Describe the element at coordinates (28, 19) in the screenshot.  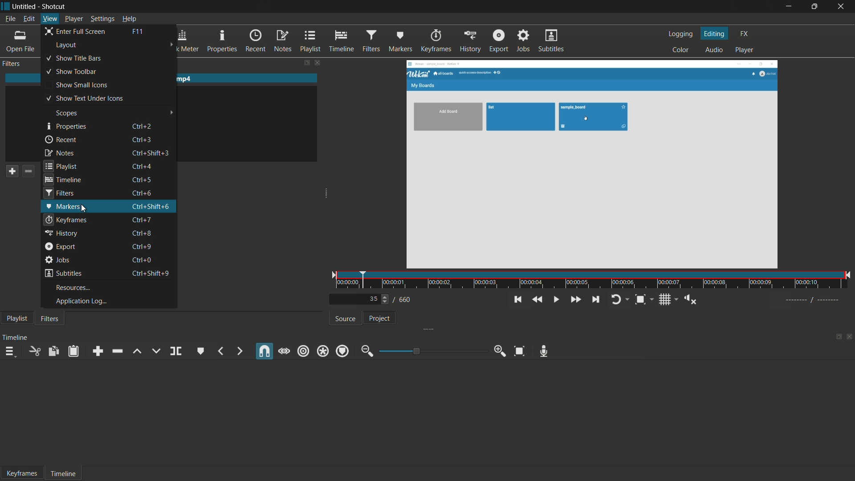
I see `edit menu` at that location.